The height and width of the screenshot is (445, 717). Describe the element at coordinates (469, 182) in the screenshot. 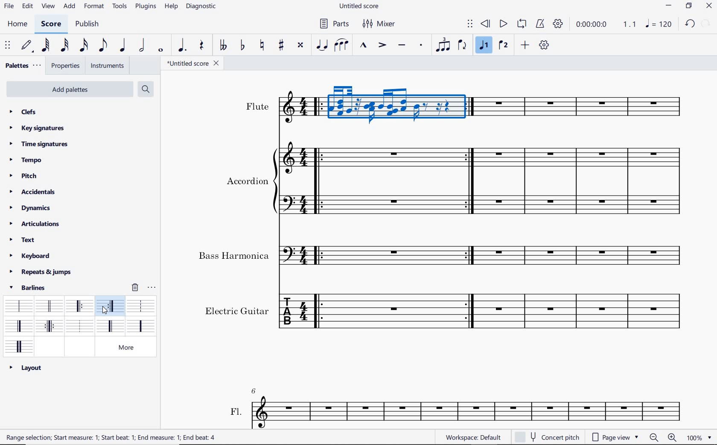

I see `right (end) repeat sign added` at that location.